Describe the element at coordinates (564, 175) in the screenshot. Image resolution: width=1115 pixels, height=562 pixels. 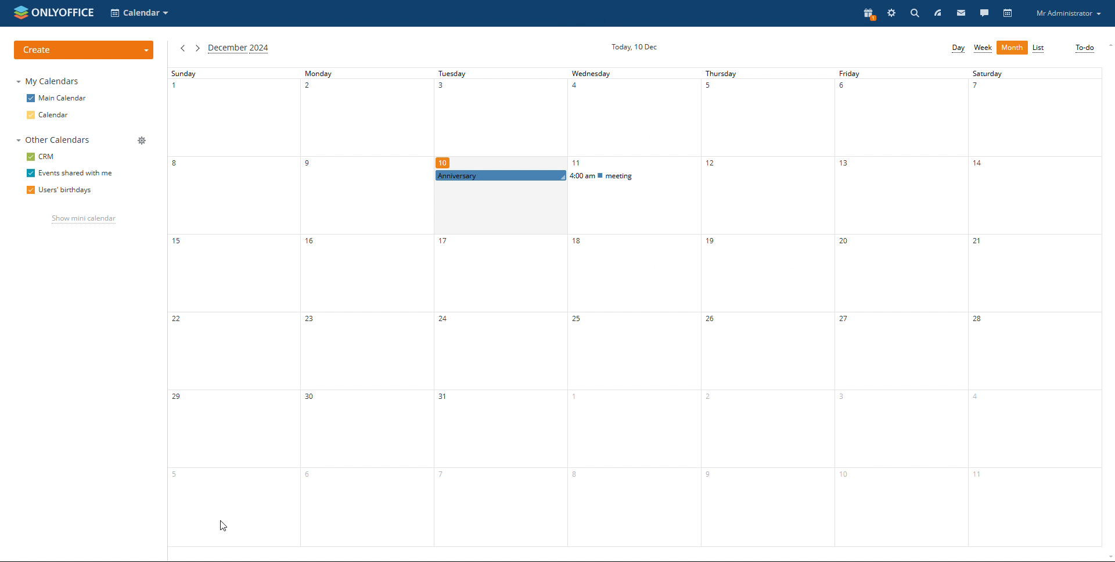
I see `events scheduled` at that location.